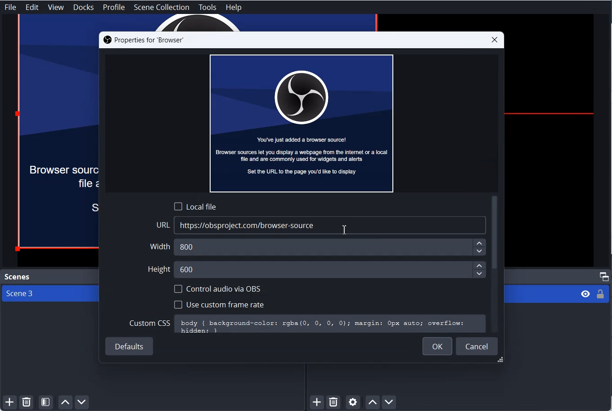  Describe the element at coordinates (10, 7) in the screenshot. I see `File` at that location.